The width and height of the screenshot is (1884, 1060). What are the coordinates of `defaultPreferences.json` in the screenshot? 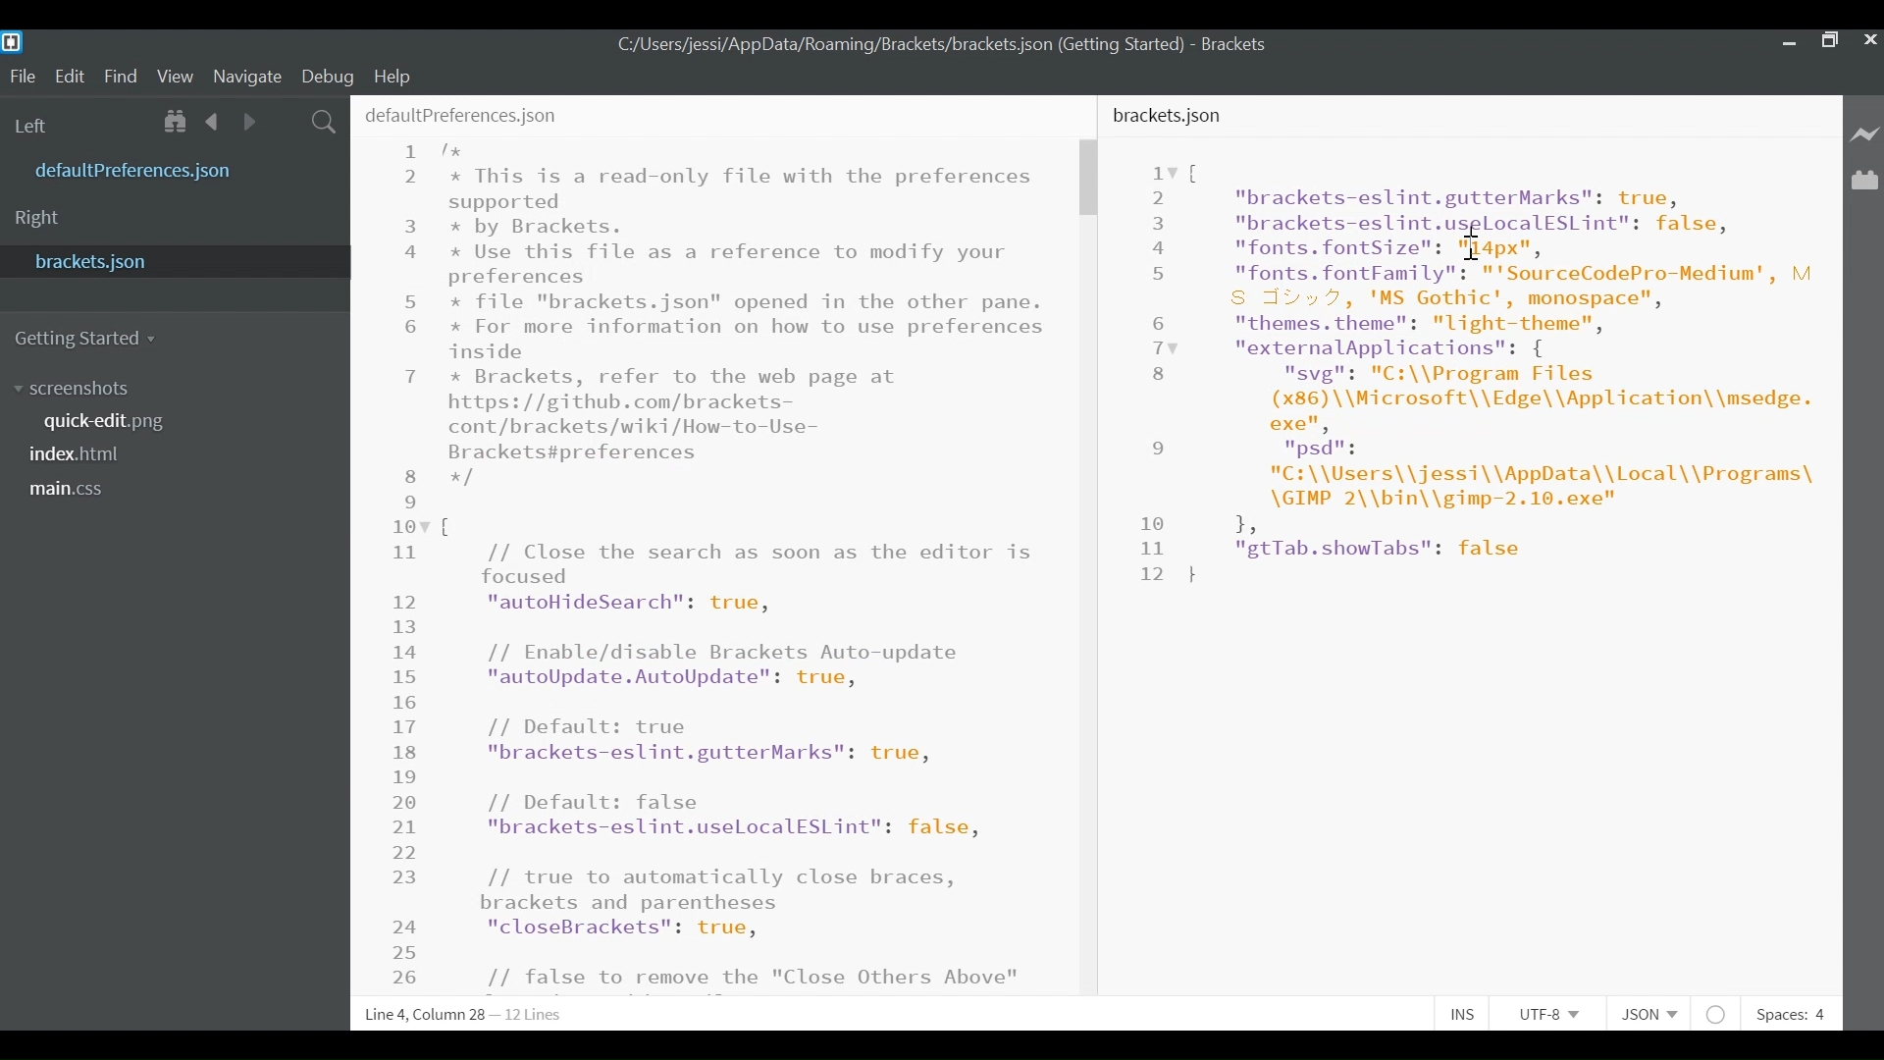 It's located at (460, 112).